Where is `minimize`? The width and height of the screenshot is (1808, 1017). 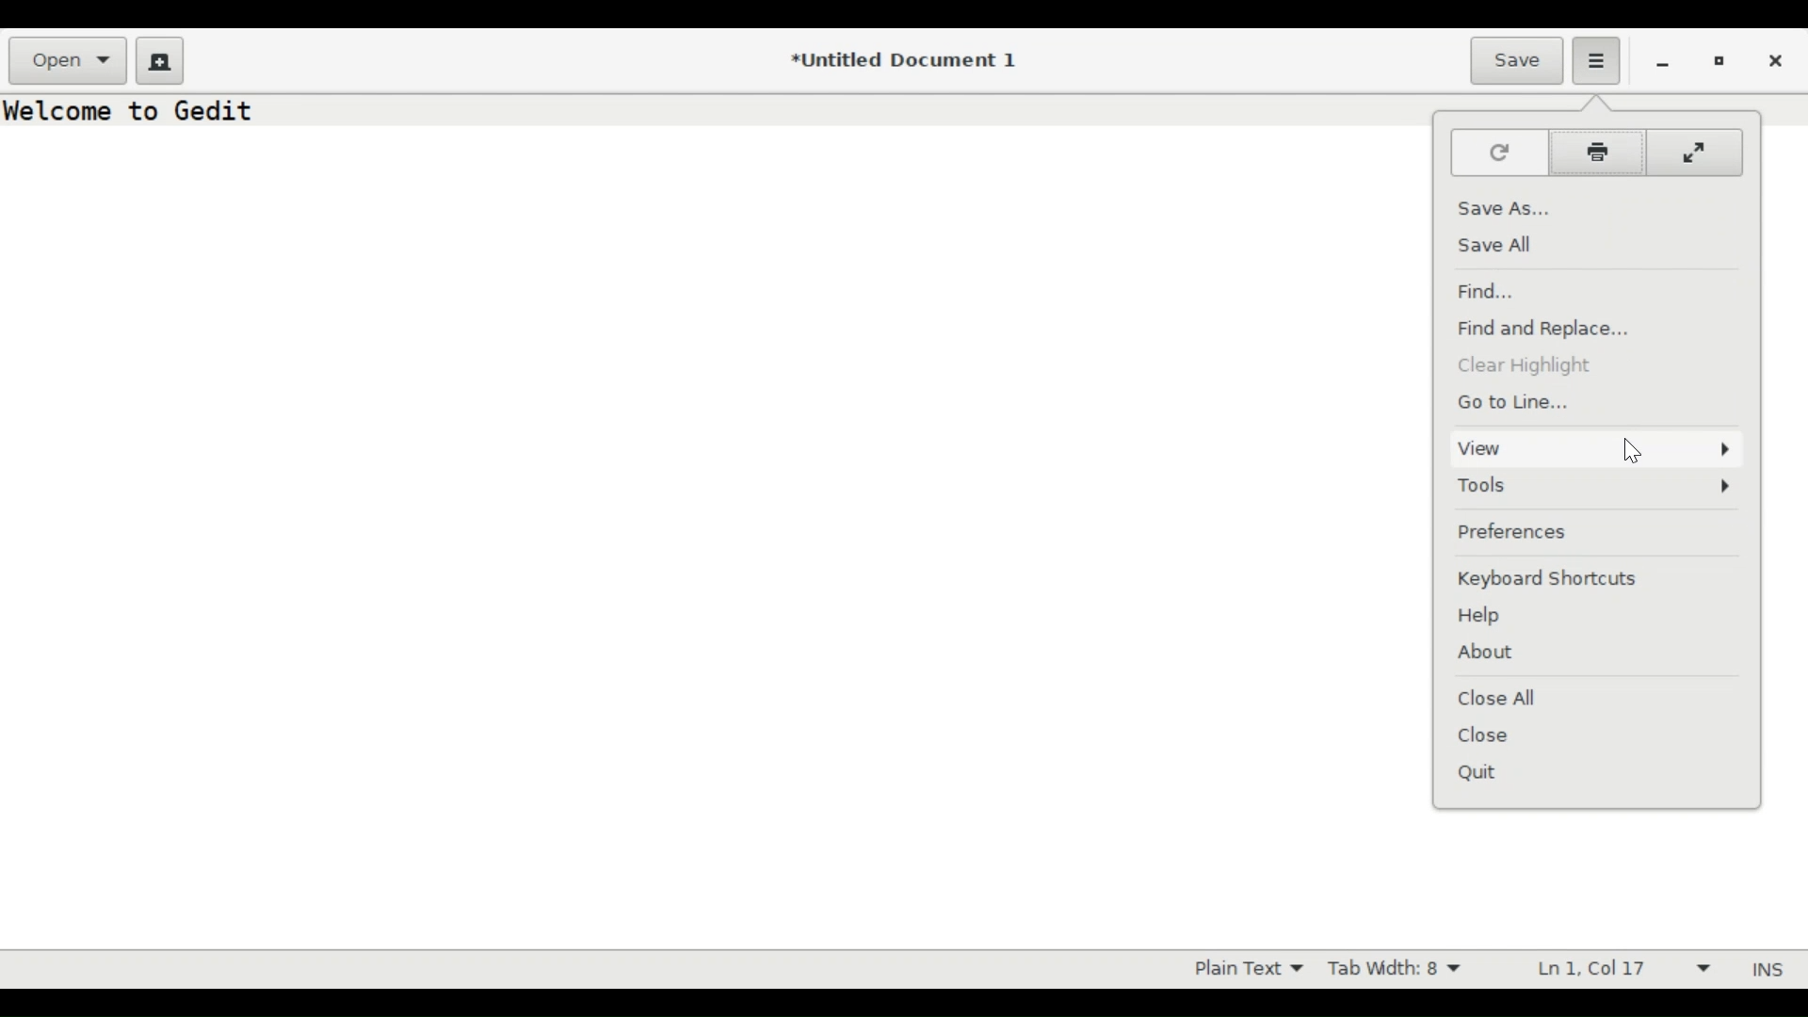
minimize is located at coordinates (1663, 61).